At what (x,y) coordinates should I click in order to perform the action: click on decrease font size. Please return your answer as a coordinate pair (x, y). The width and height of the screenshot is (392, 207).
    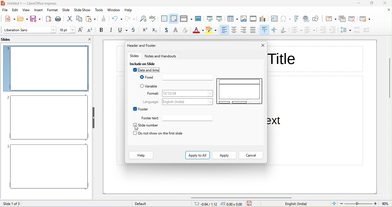
    Looking at the image, I should click on (91, 30).